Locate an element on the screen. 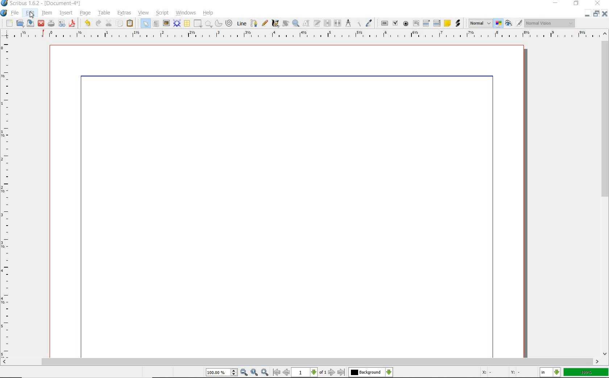  file is located at coordinates (15, 13).